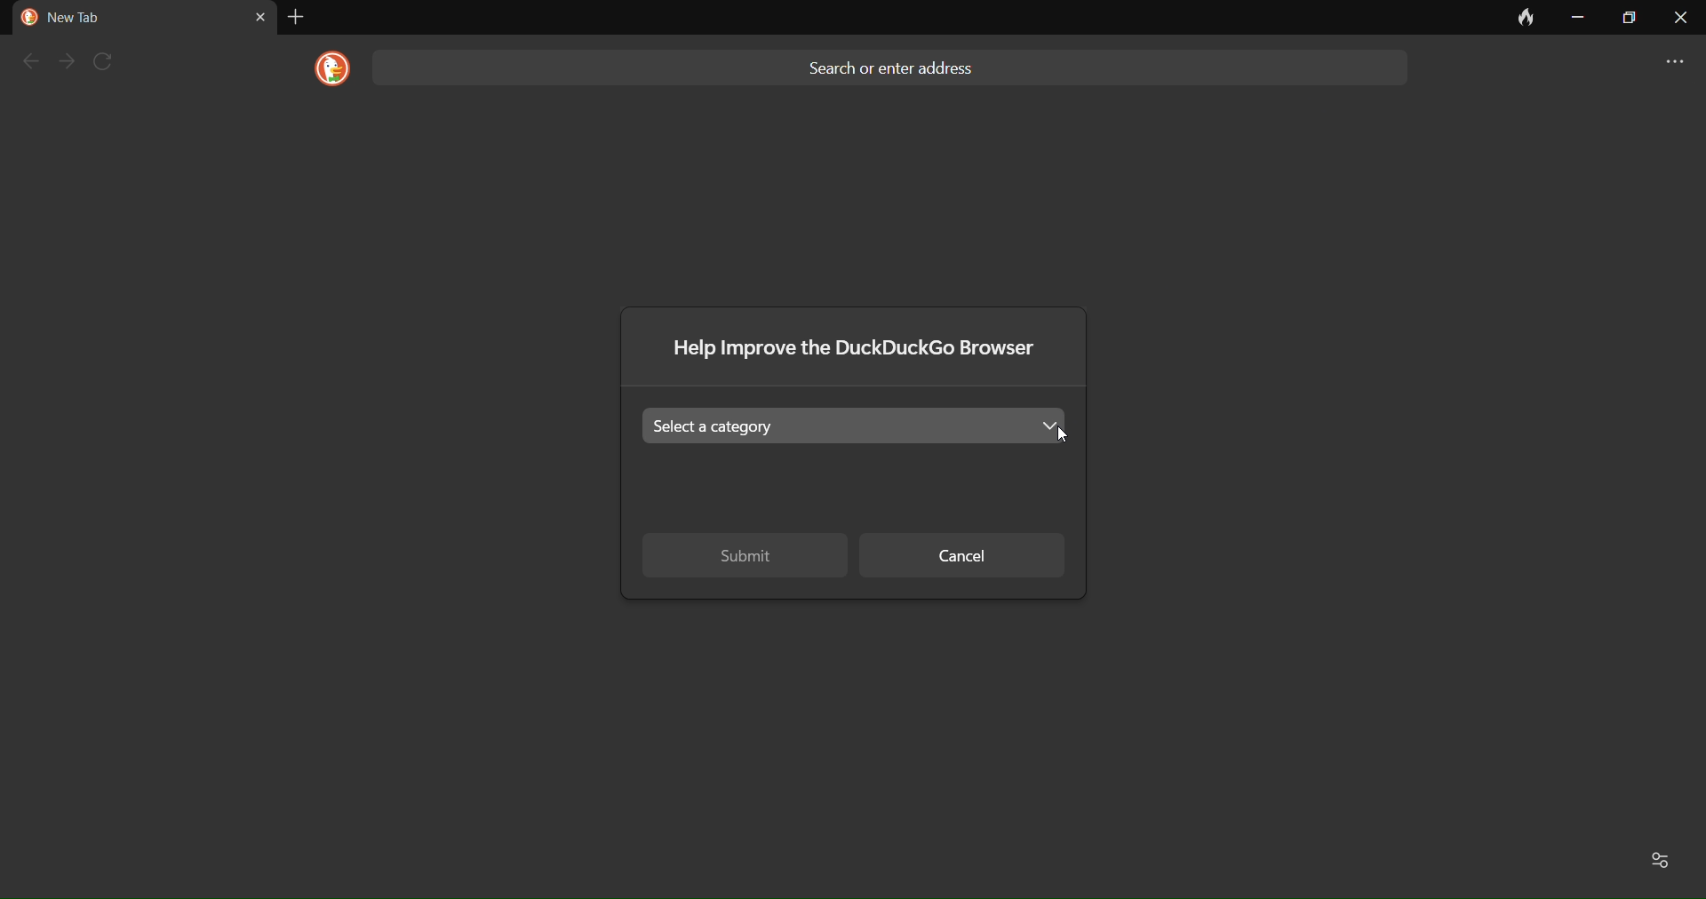 The width and height of the screenshot is (1706, 899). Describe the element at coordinates (326, 69) in the screenshot. I see `logo` at that location.